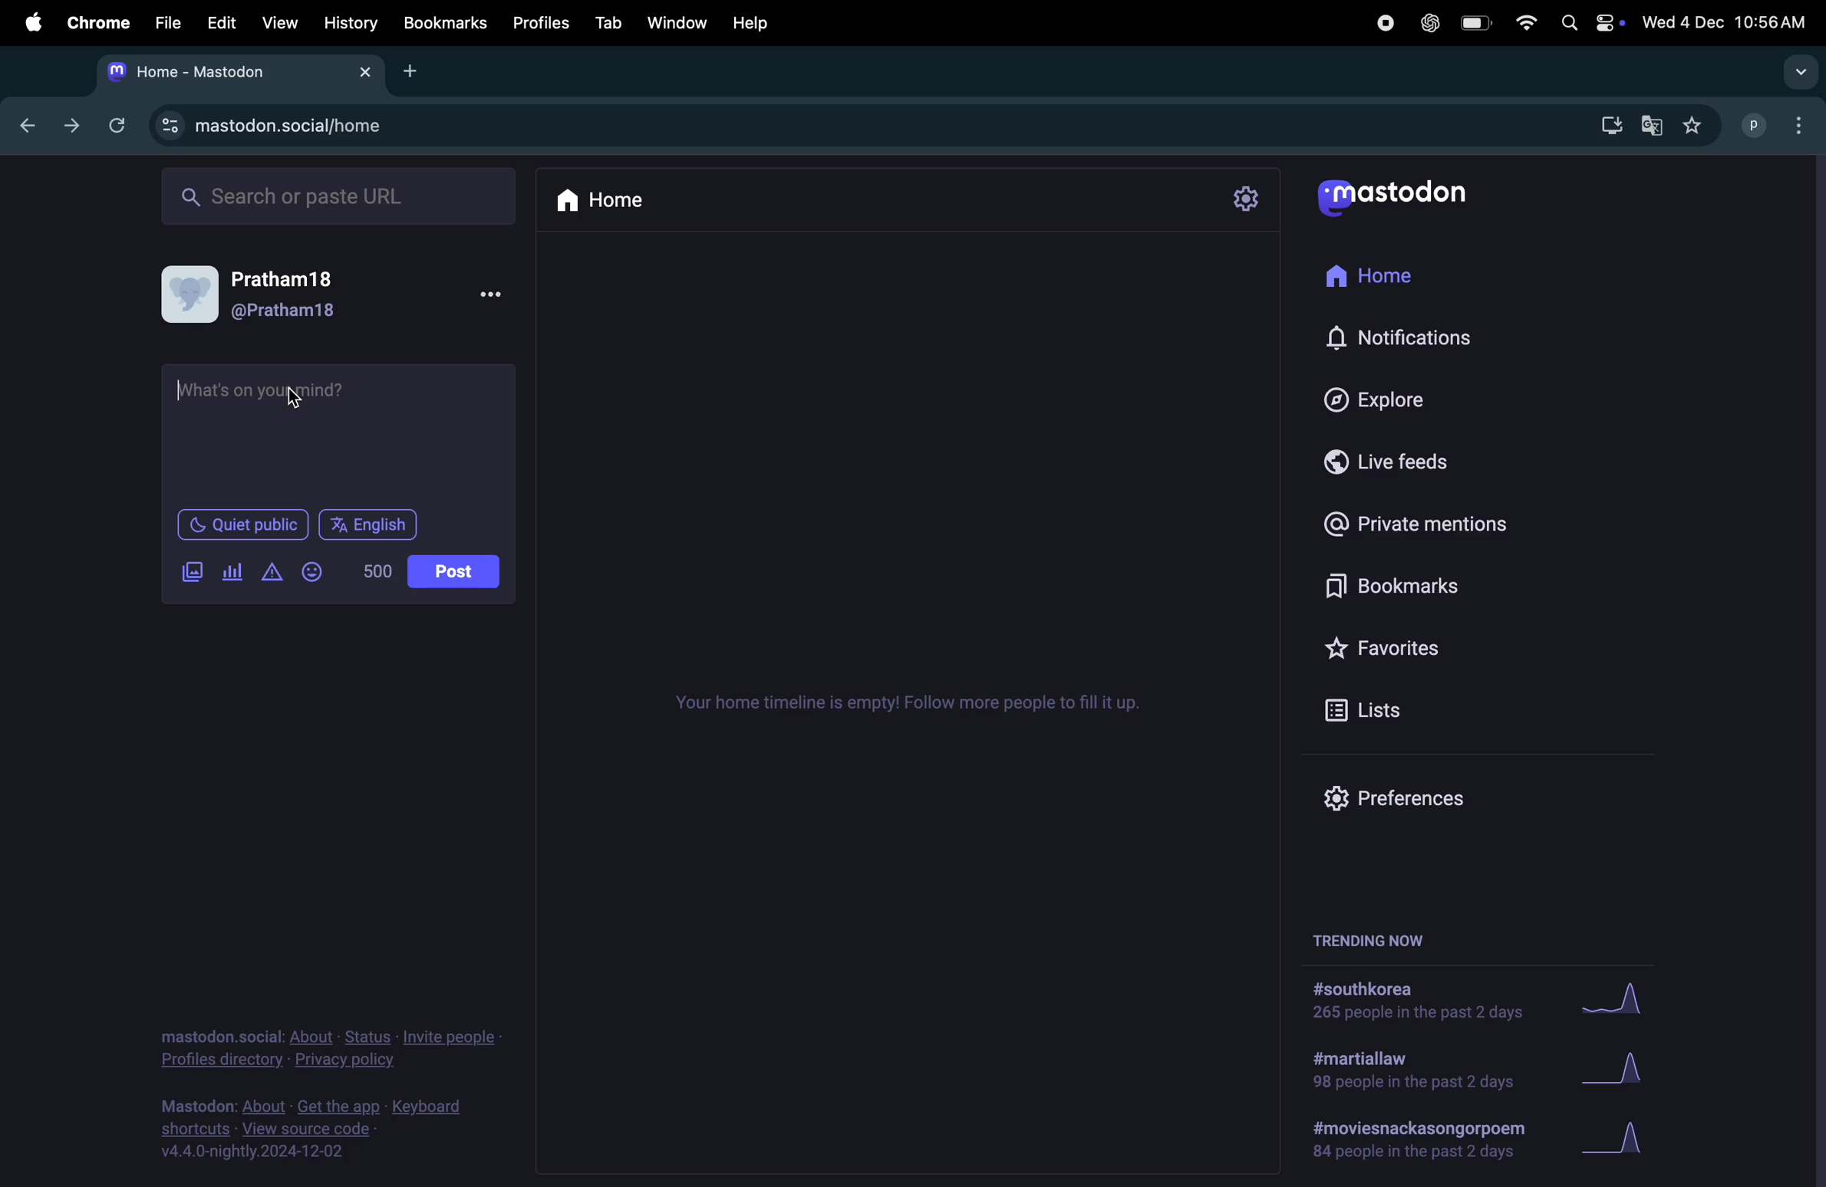  What do you see at coordinates (1385, 399) in the screenshot?
I see `Explore` at bounding box center [1385, 399].